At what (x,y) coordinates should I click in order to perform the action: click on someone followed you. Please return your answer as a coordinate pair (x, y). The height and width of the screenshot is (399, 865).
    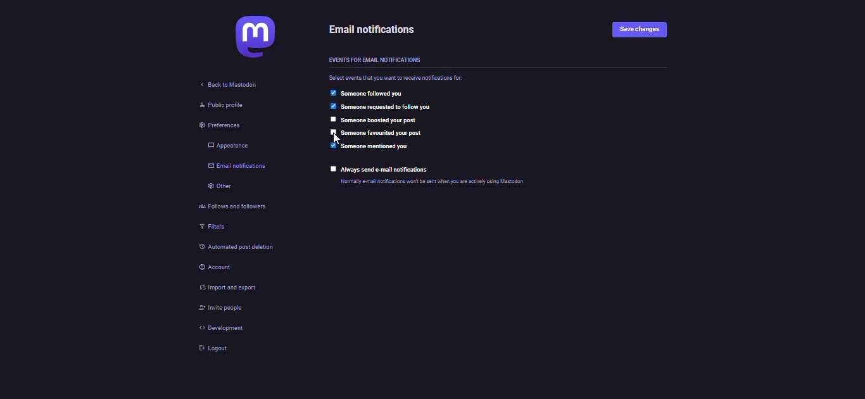
    Looking at the image, I should click on (375, 93).